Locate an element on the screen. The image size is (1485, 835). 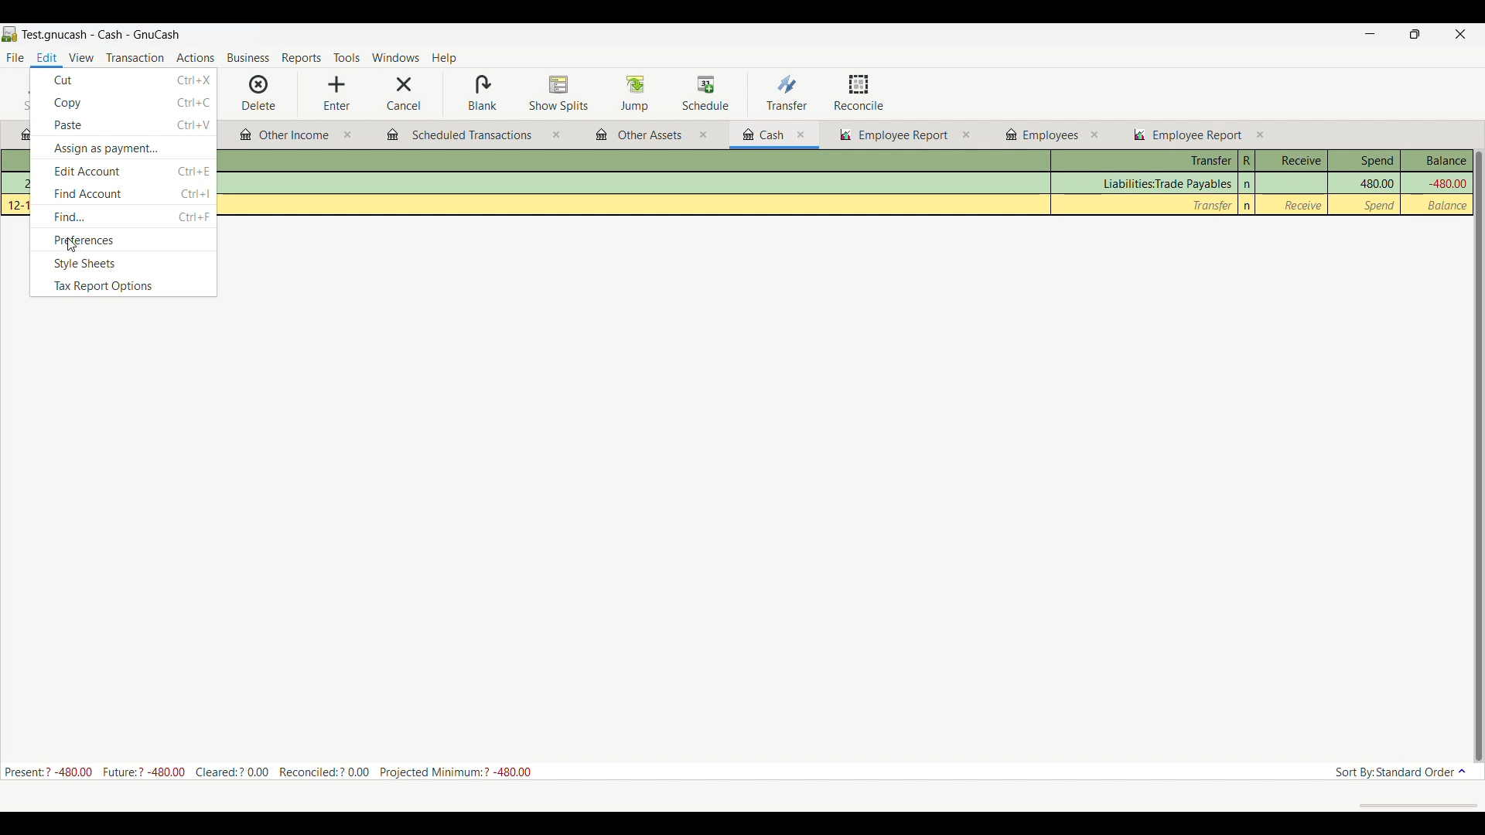
Other budgets and reports is located at coordinates (1042, 135).